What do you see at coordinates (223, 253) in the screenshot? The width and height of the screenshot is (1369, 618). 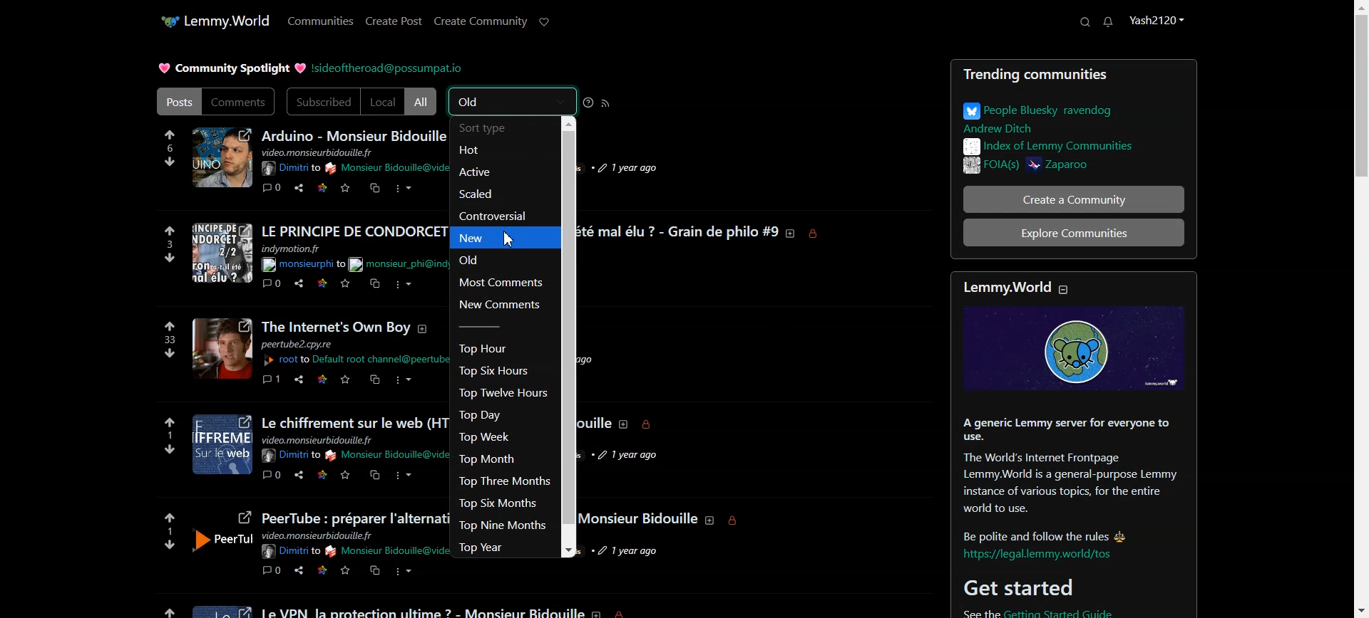 I see `DORET,
hg
ng ise 3` at bounding box center [223, 253].